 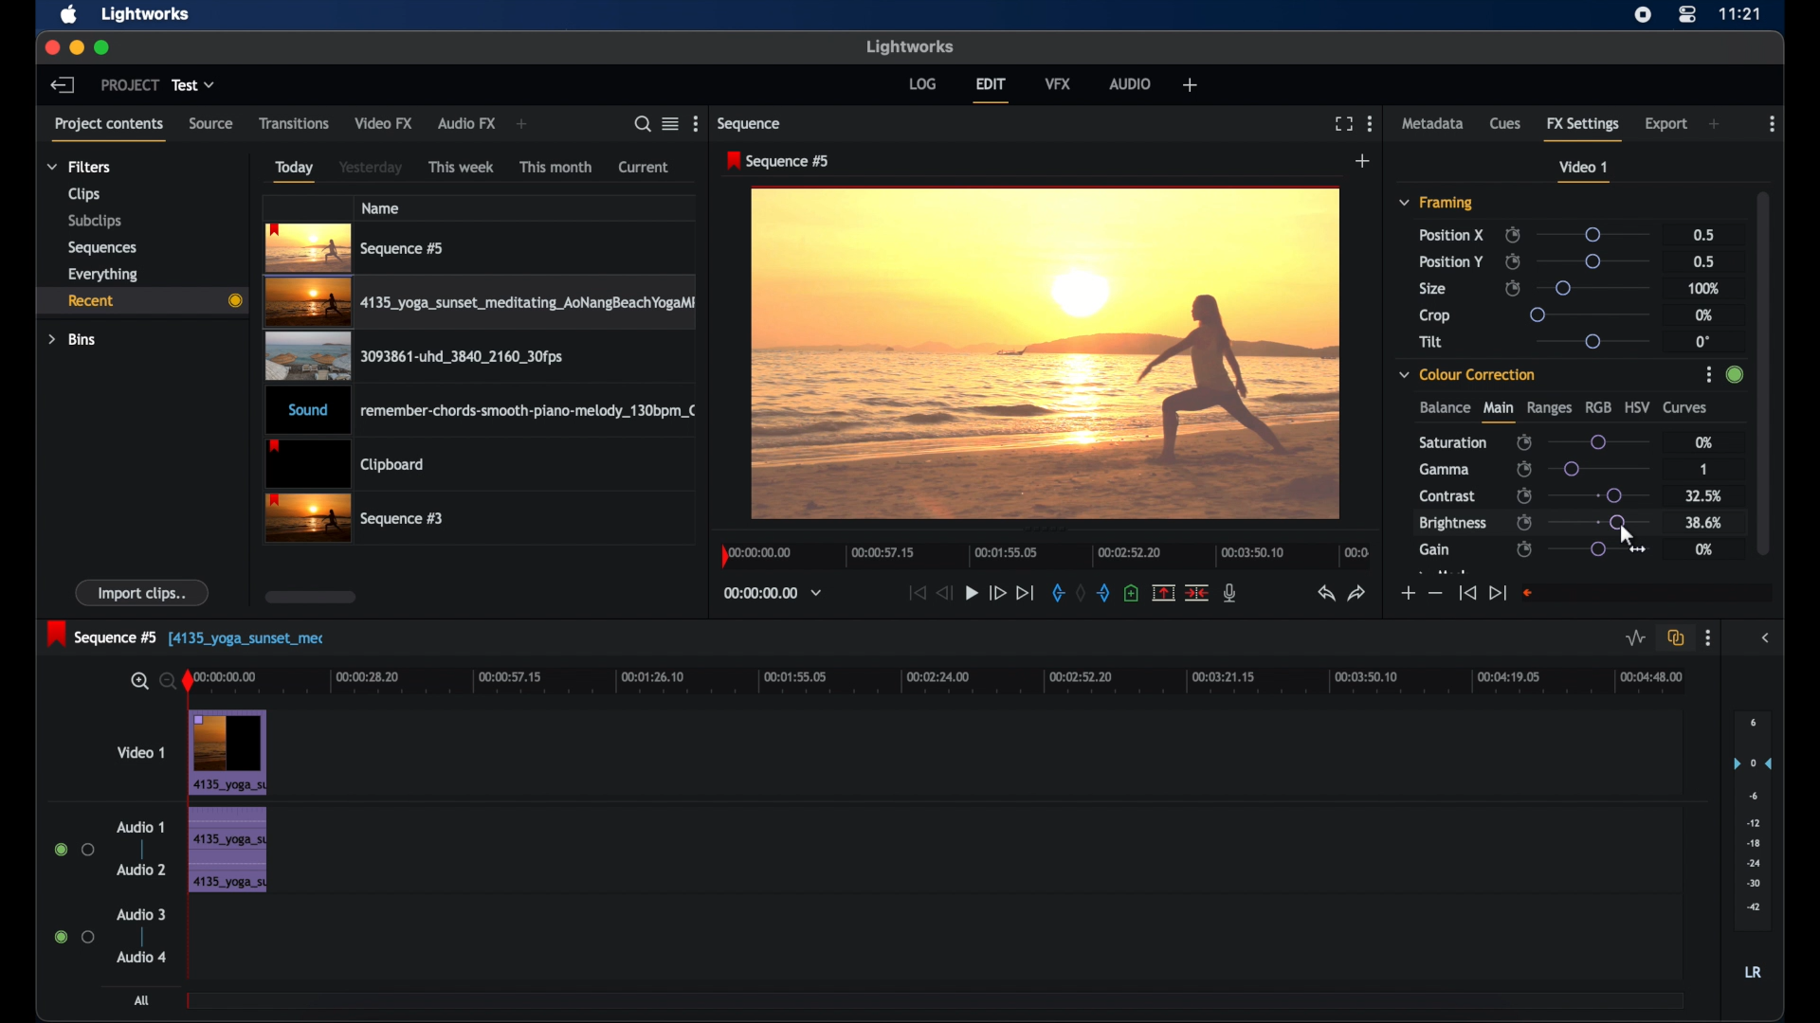 I want to click on enable/disable keyframes, so click(x=1525, y=469).